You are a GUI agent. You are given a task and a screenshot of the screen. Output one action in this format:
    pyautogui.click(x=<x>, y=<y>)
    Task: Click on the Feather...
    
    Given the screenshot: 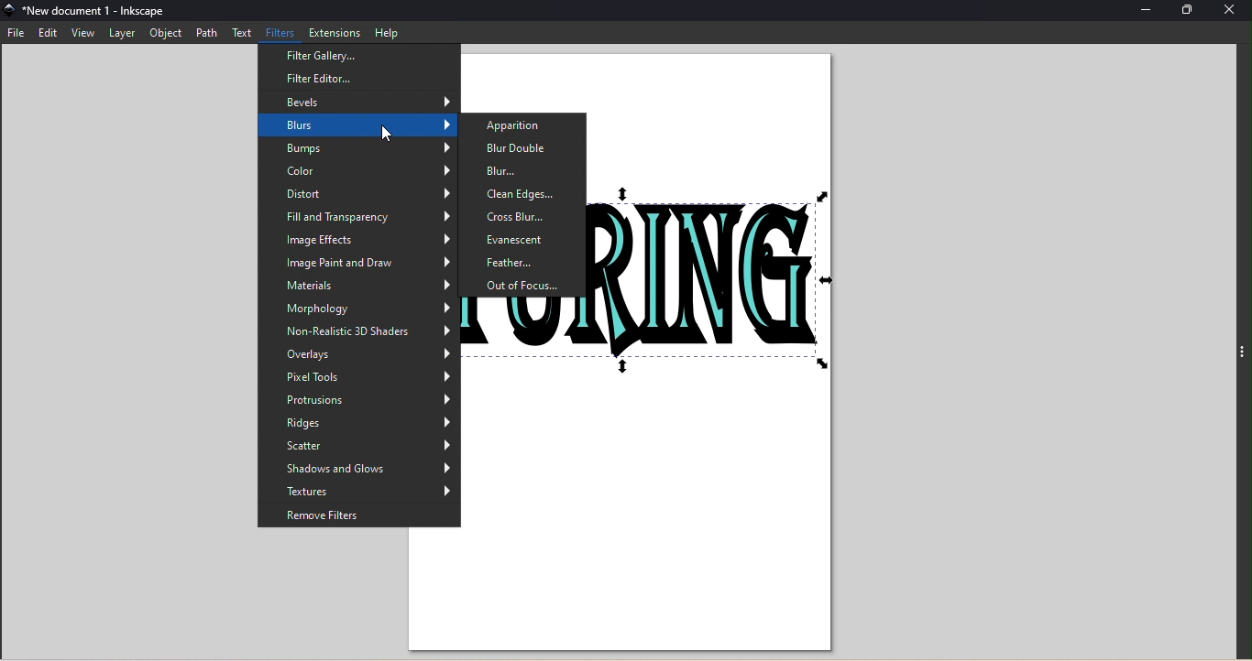 What is the action you would take?
    pyautogui.click(x=525, y=263)
    